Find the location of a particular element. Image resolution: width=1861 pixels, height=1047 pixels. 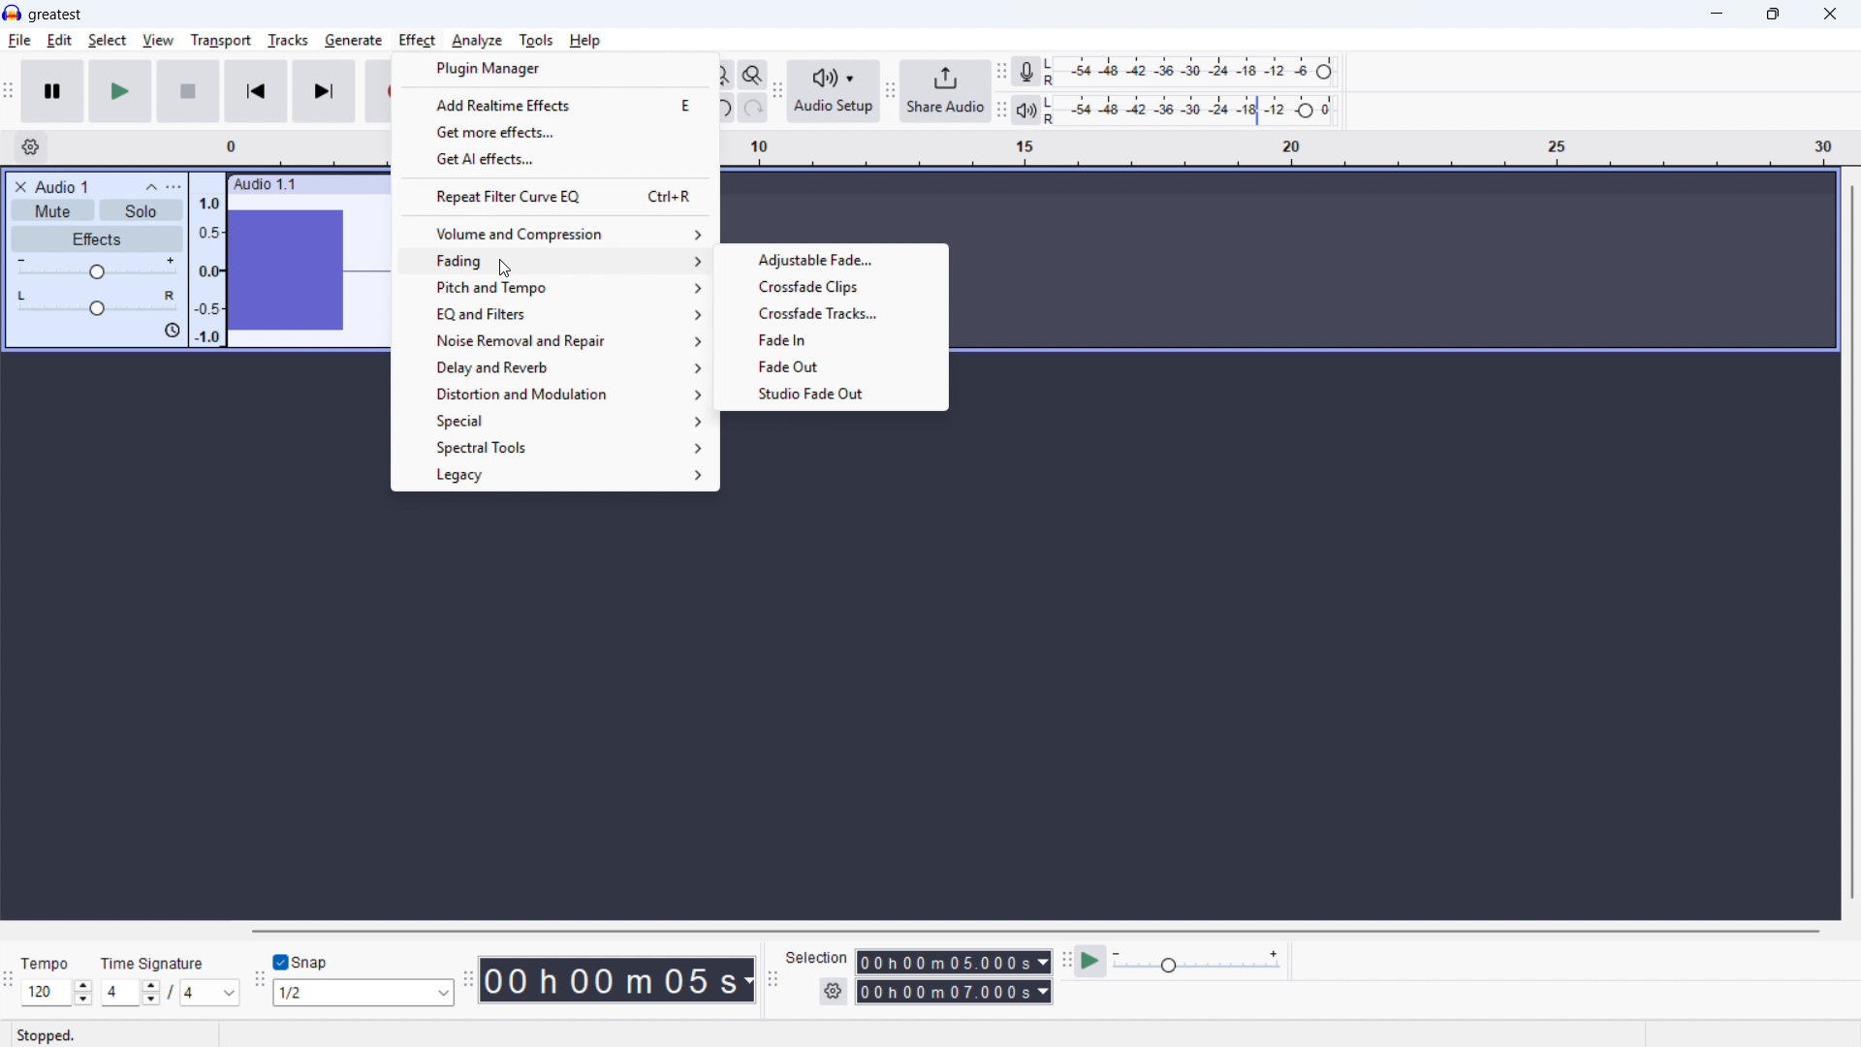

minimise  is located at coordinates (1719, 15).